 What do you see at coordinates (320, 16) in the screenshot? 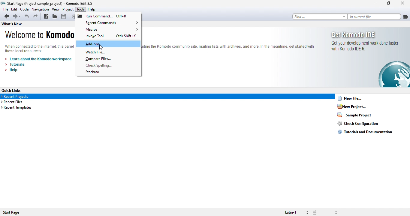
I see `find` at bounding box center [320, 16].